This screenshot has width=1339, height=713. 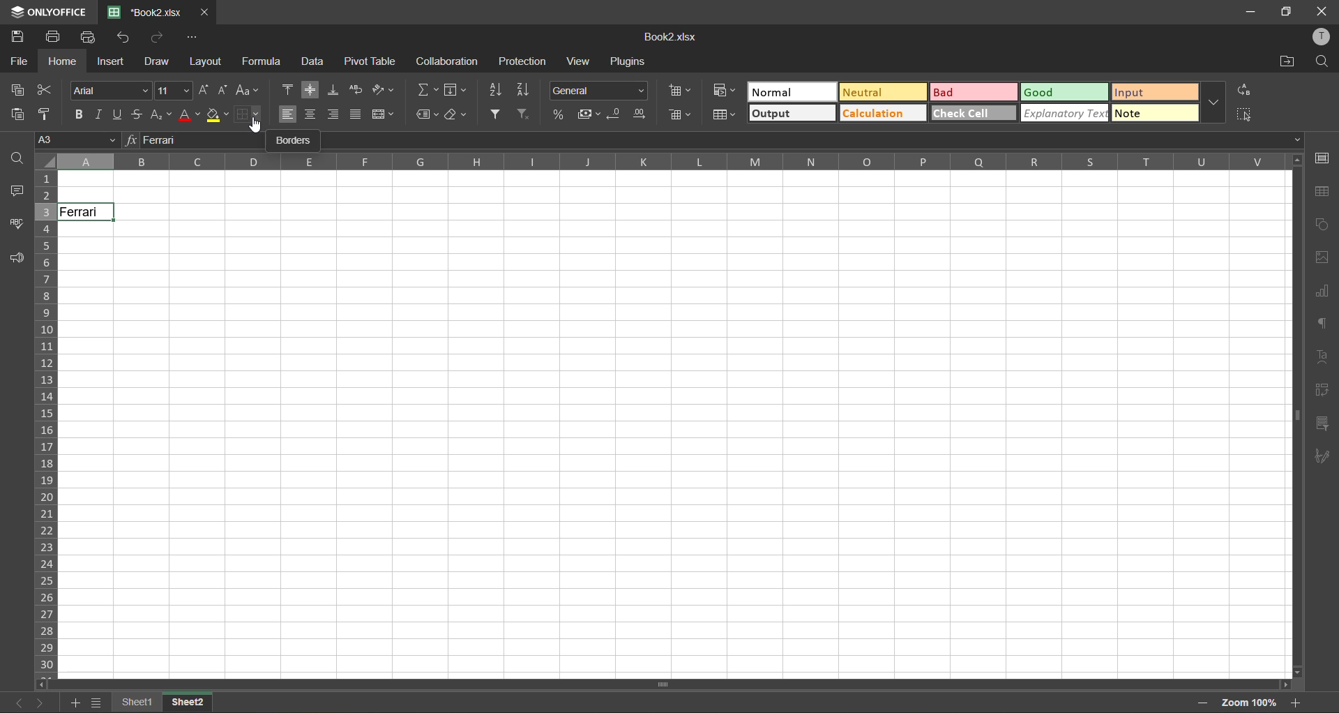 I want to click on percent, so click(x=560, y=114).